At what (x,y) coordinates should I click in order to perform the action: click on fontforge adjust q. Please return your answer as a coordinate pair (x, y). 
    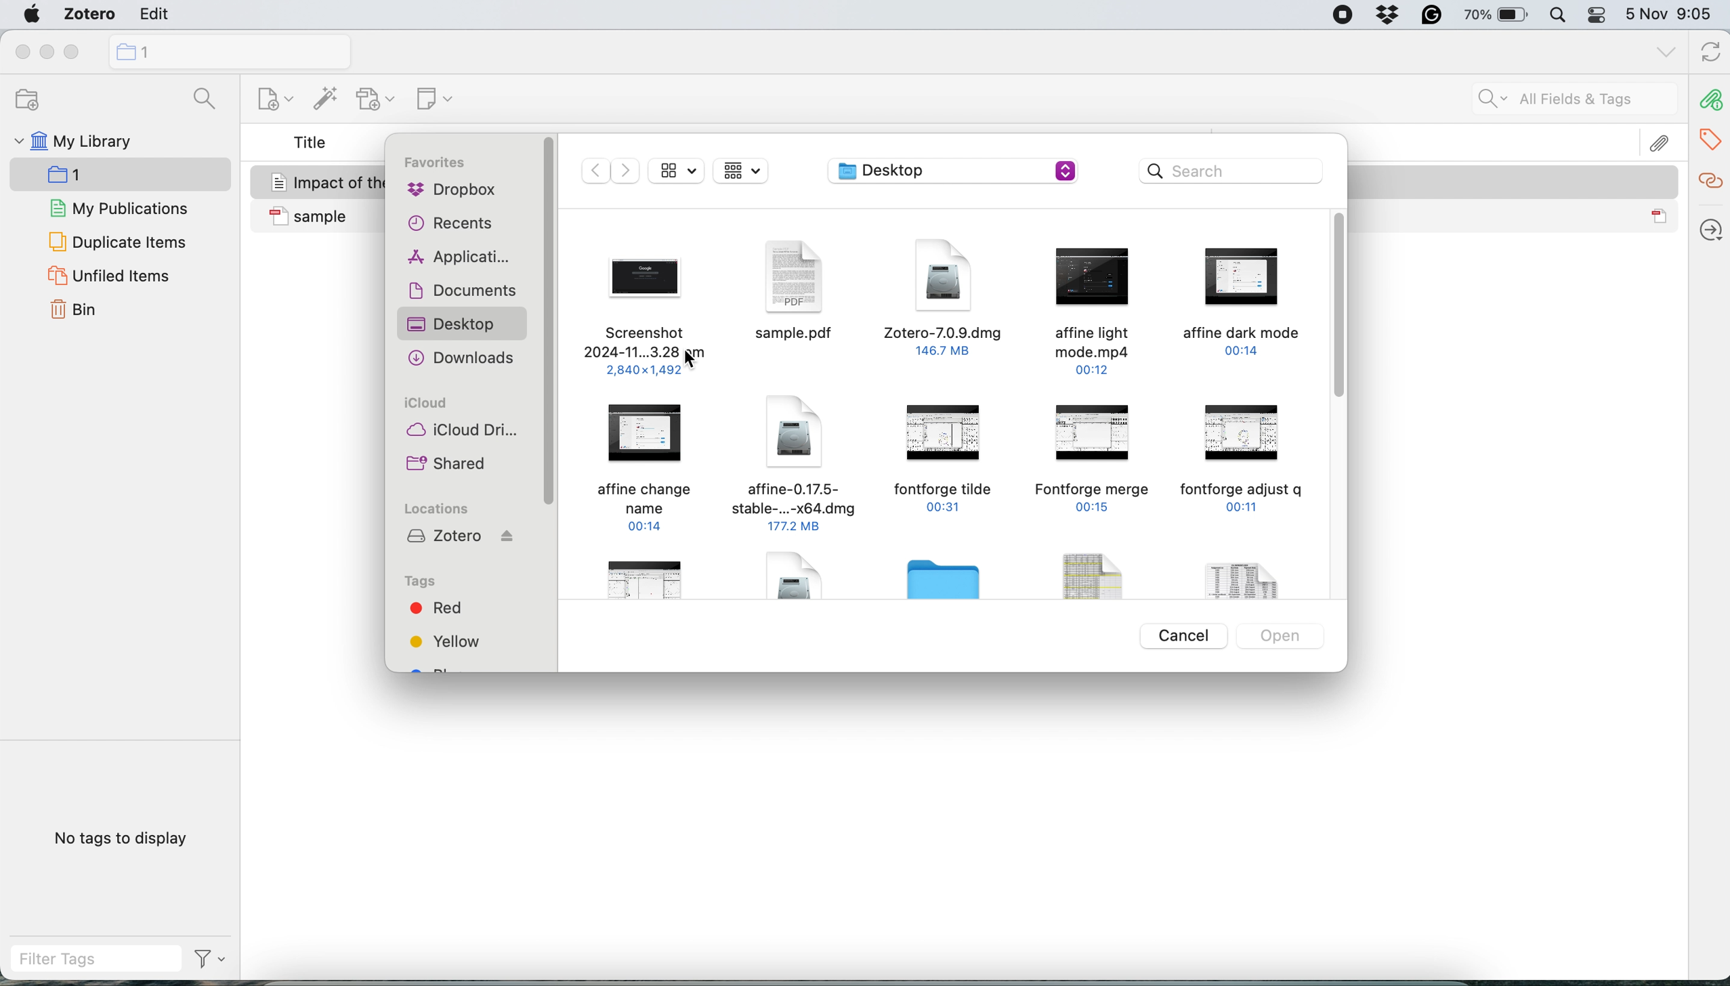
    Looking at the image, I should click on (1240, 454).